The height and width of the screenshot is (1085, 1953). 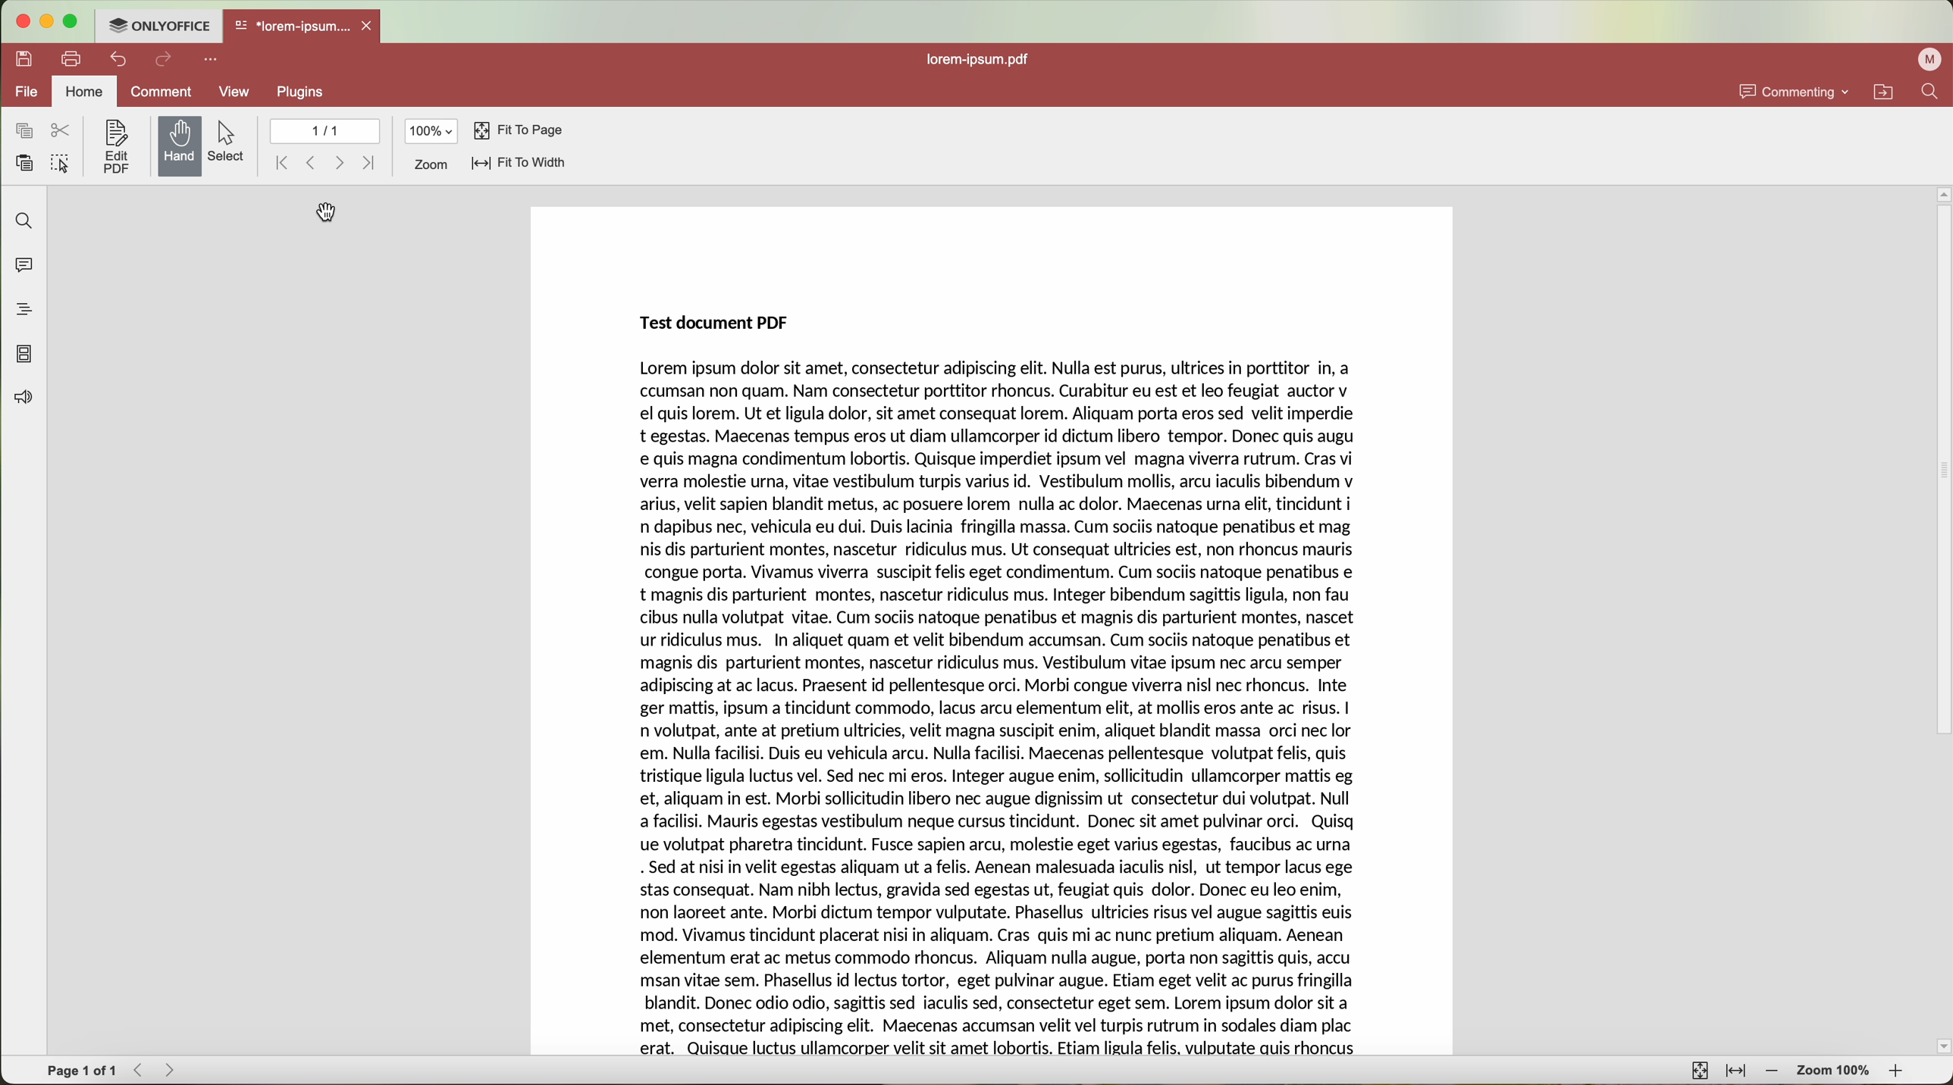 I want to click on cut, so click(x=62, y=131).